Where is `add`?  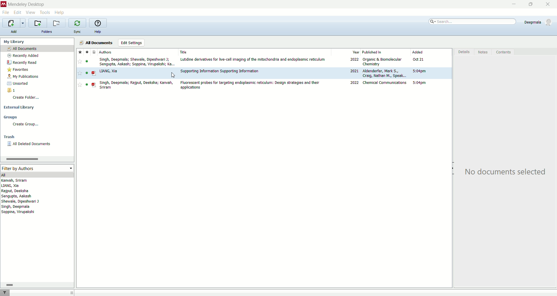
add is located at coordinates (16, 32).